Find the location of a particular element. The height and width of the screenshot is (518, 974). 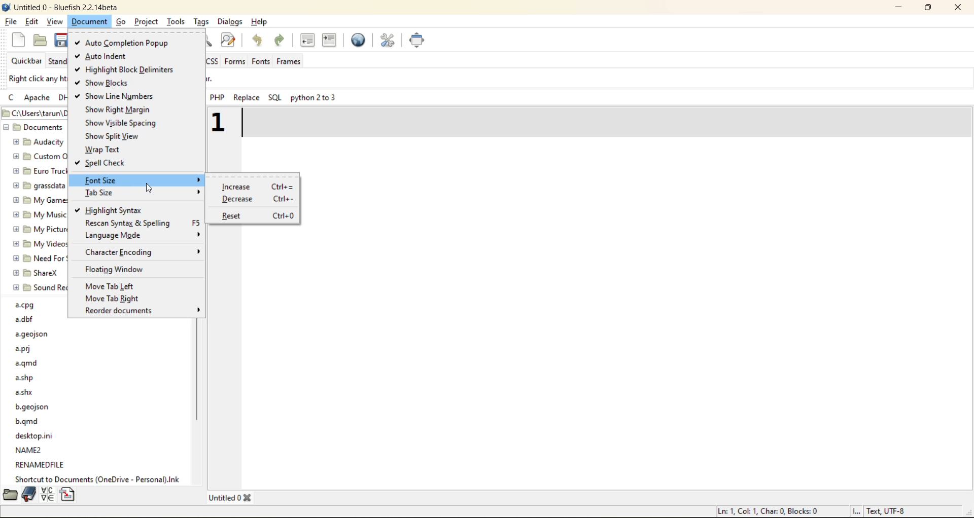

b.geojson is located at coordinates (33, 408).